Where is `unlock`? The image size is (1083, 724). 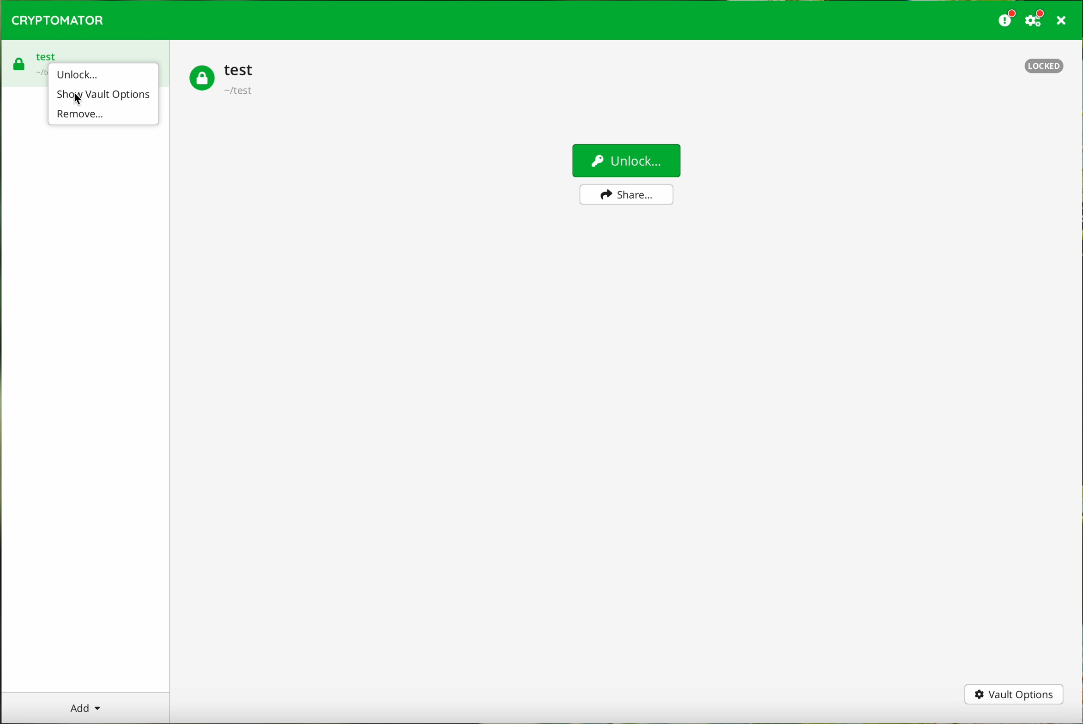 unlock is located at coordinates (79, 73).